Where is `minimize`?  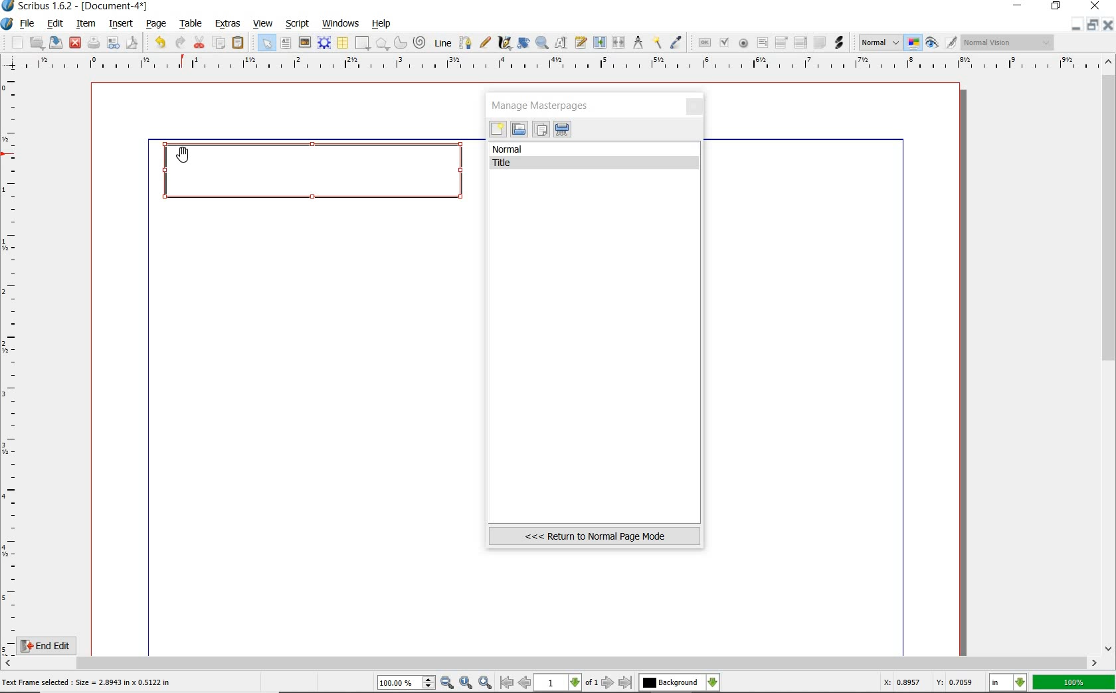 minimize is located at coordinates (1019, 7).